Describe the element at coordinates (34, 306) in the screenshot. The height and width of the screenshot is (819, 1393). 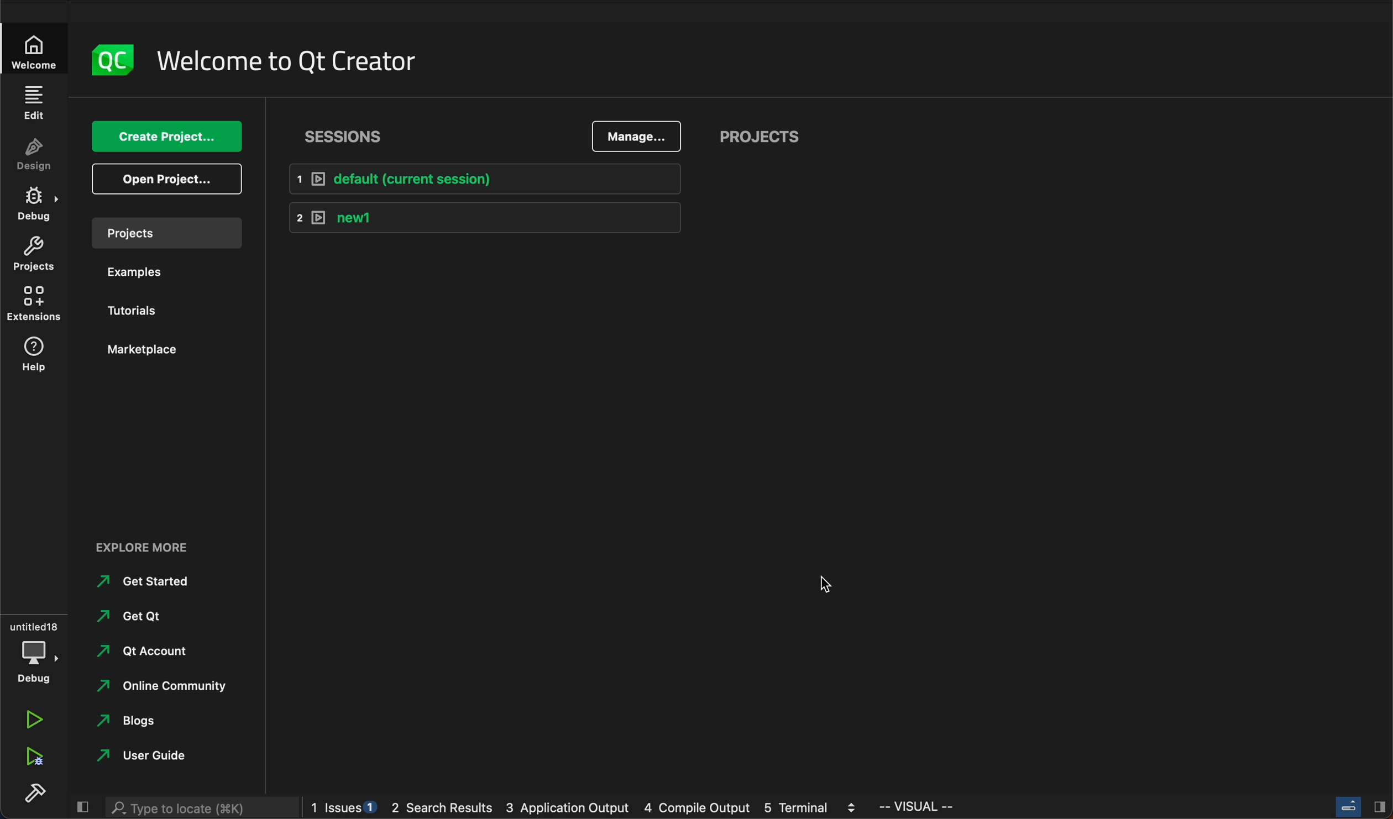
I see `extensions` at that location.